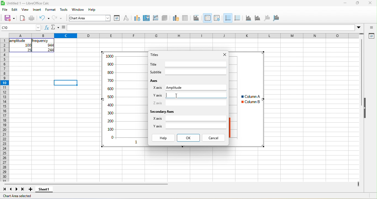 The image size is (377, 199). Describe the element at coordinates (32, 18) in the screenshot. I see `print` at that location.